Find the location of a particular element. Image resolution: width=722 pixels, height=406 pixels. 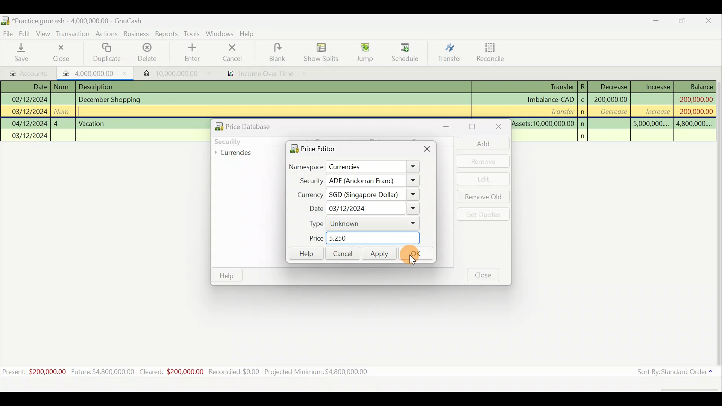

Ok is located at coordinates (416, 254).